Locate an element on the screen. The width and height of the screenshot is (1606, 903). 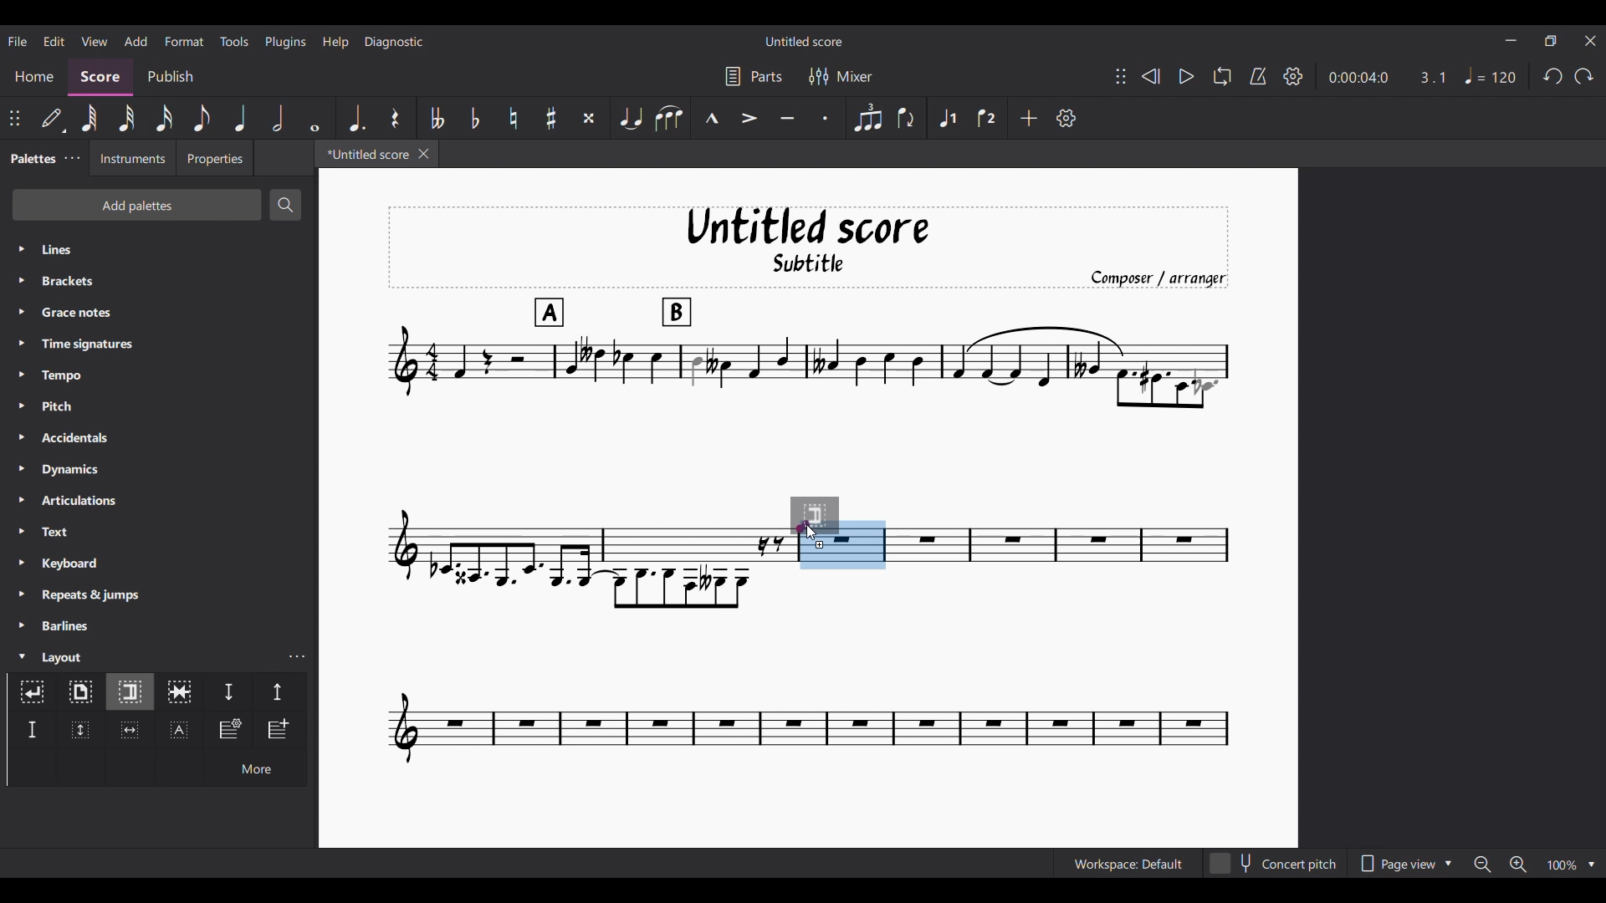
Zoom options is located at coordinates (1572, 864).